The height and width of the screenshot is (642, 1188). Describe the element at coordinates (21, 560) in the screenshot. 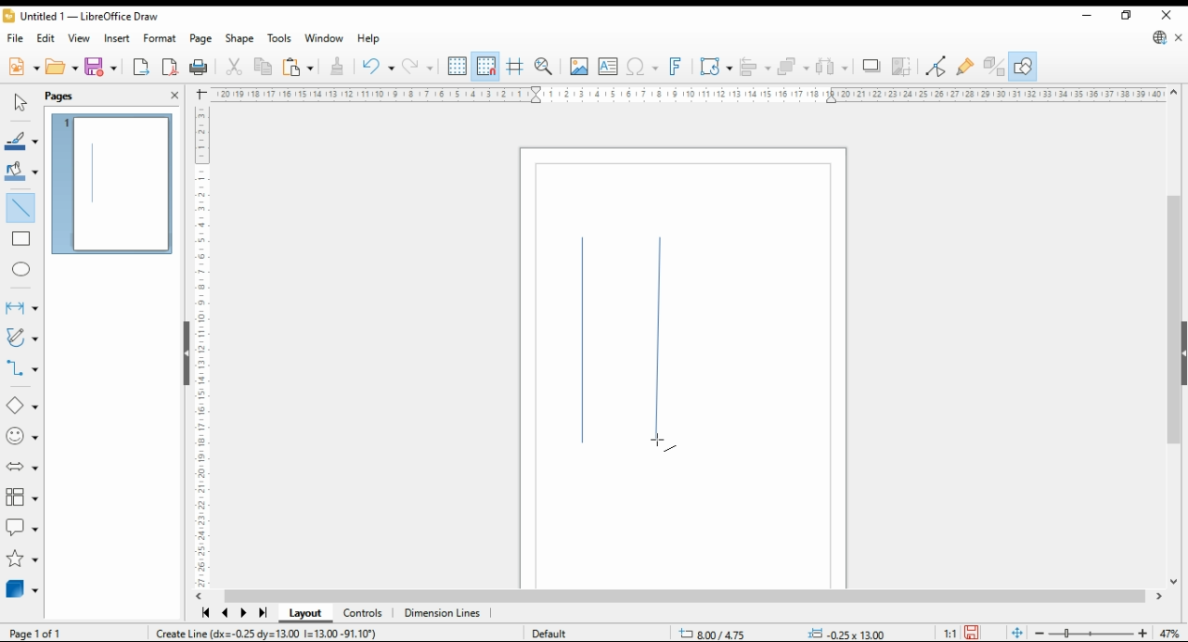

I see `stars and banners` at that location.